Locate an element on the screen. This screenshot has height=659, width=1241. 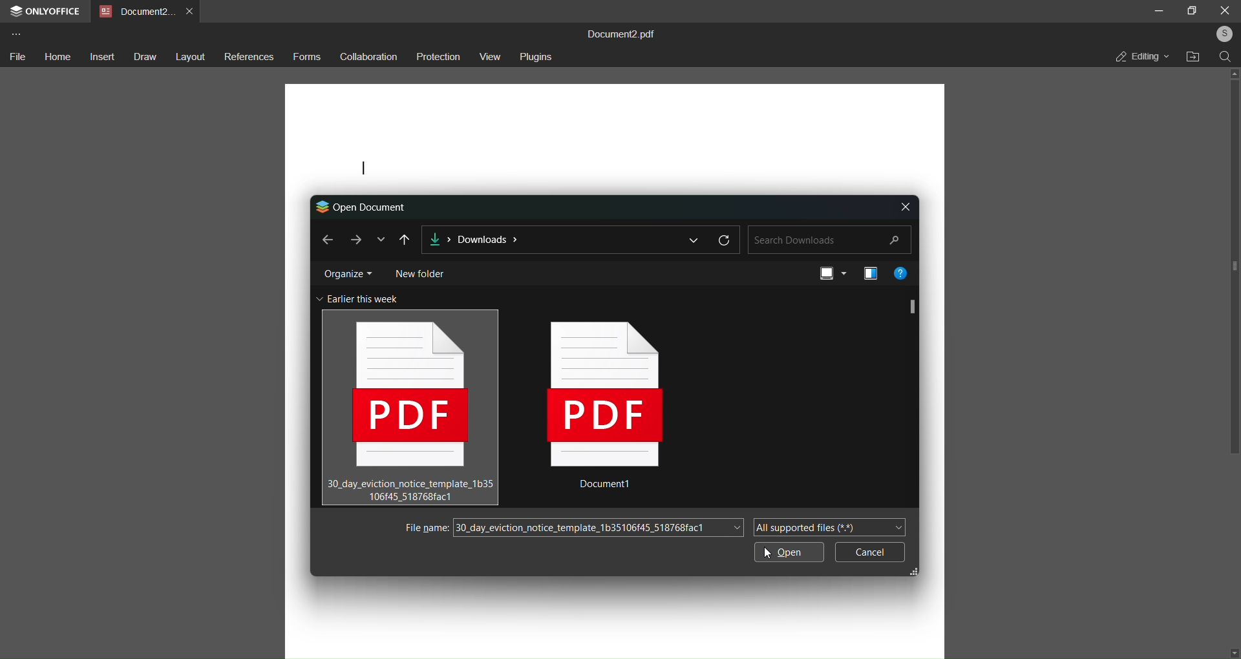
up is located at coordinates (1232, 72).